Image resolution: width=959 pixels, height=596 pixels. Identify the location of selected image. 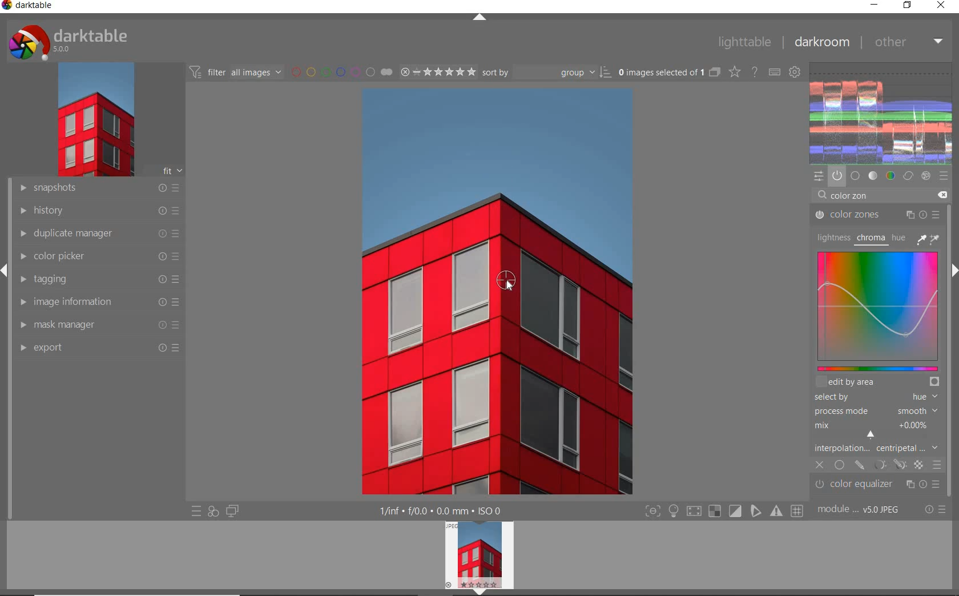
(495, 291).